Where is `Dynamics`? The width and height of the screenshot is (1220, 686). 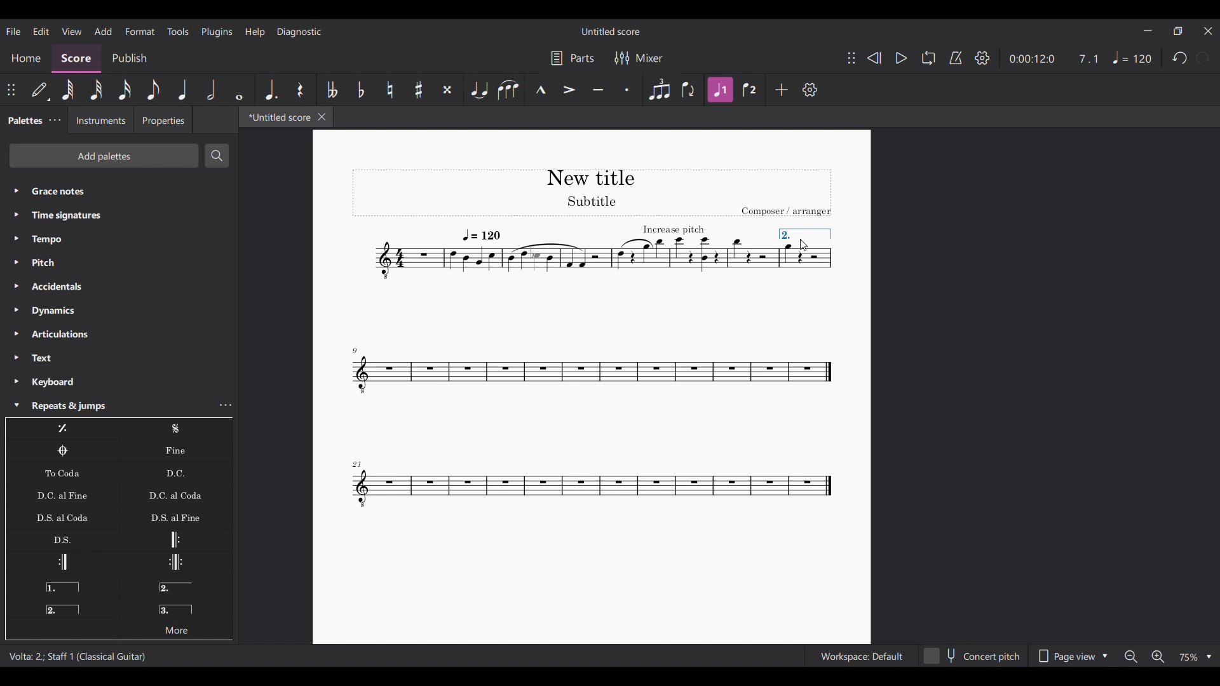
Dynamics is located at coordinates (119, 311).